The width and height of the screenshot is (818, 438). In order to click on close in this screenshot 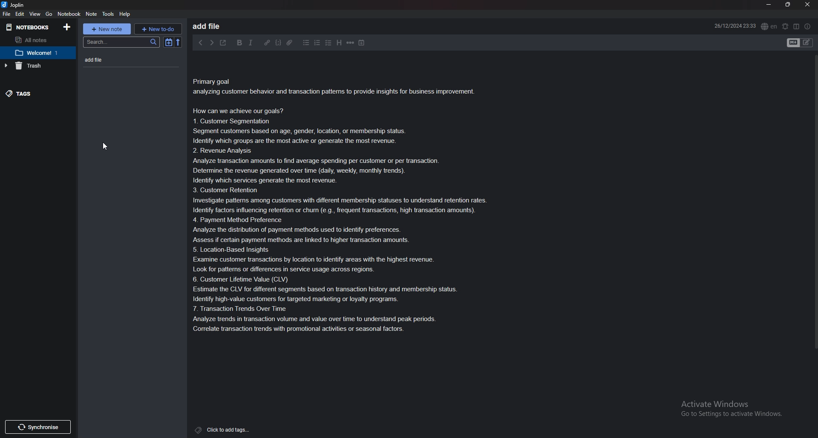, I will do `click(807, 4)`.